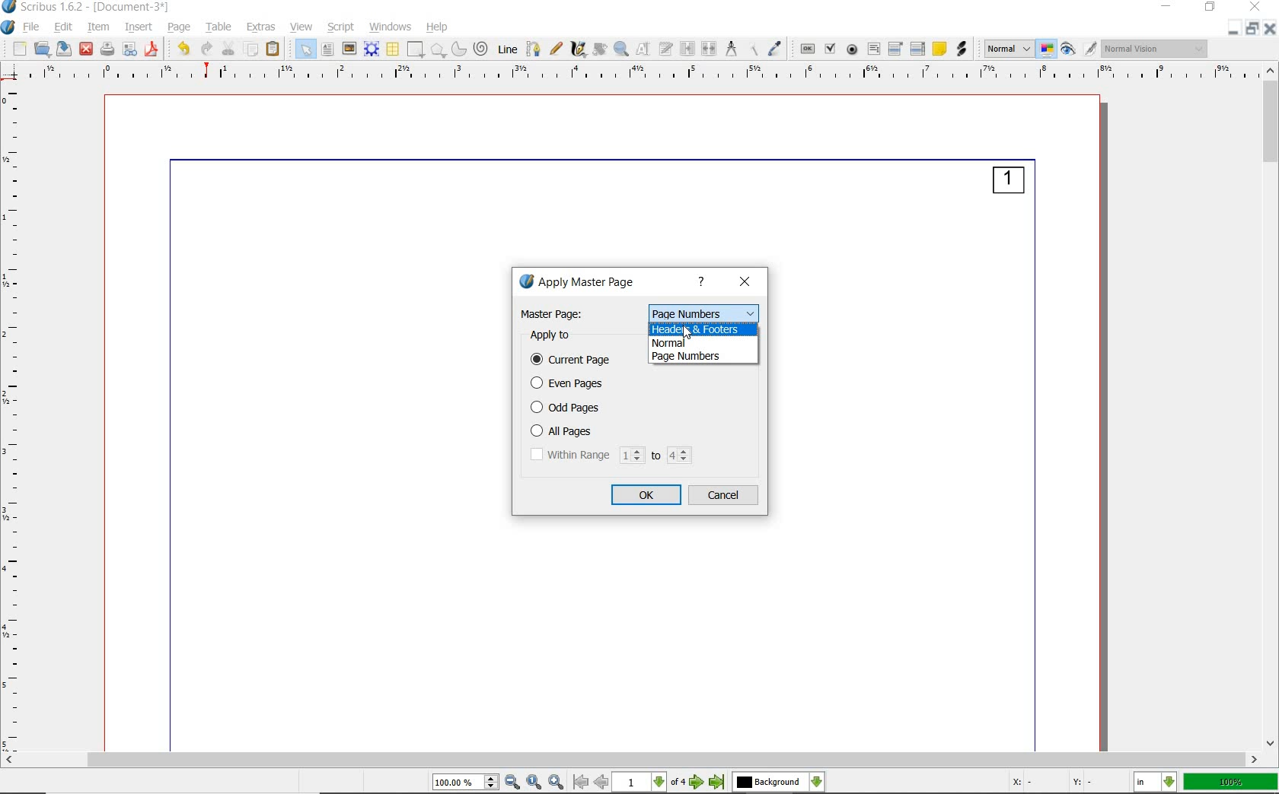 This screenshot has width=1279, height=794. What do you see at coordinates (665, 49) in the screenshot?
I see `edit text with story editor` at bounding box center [665, 49].